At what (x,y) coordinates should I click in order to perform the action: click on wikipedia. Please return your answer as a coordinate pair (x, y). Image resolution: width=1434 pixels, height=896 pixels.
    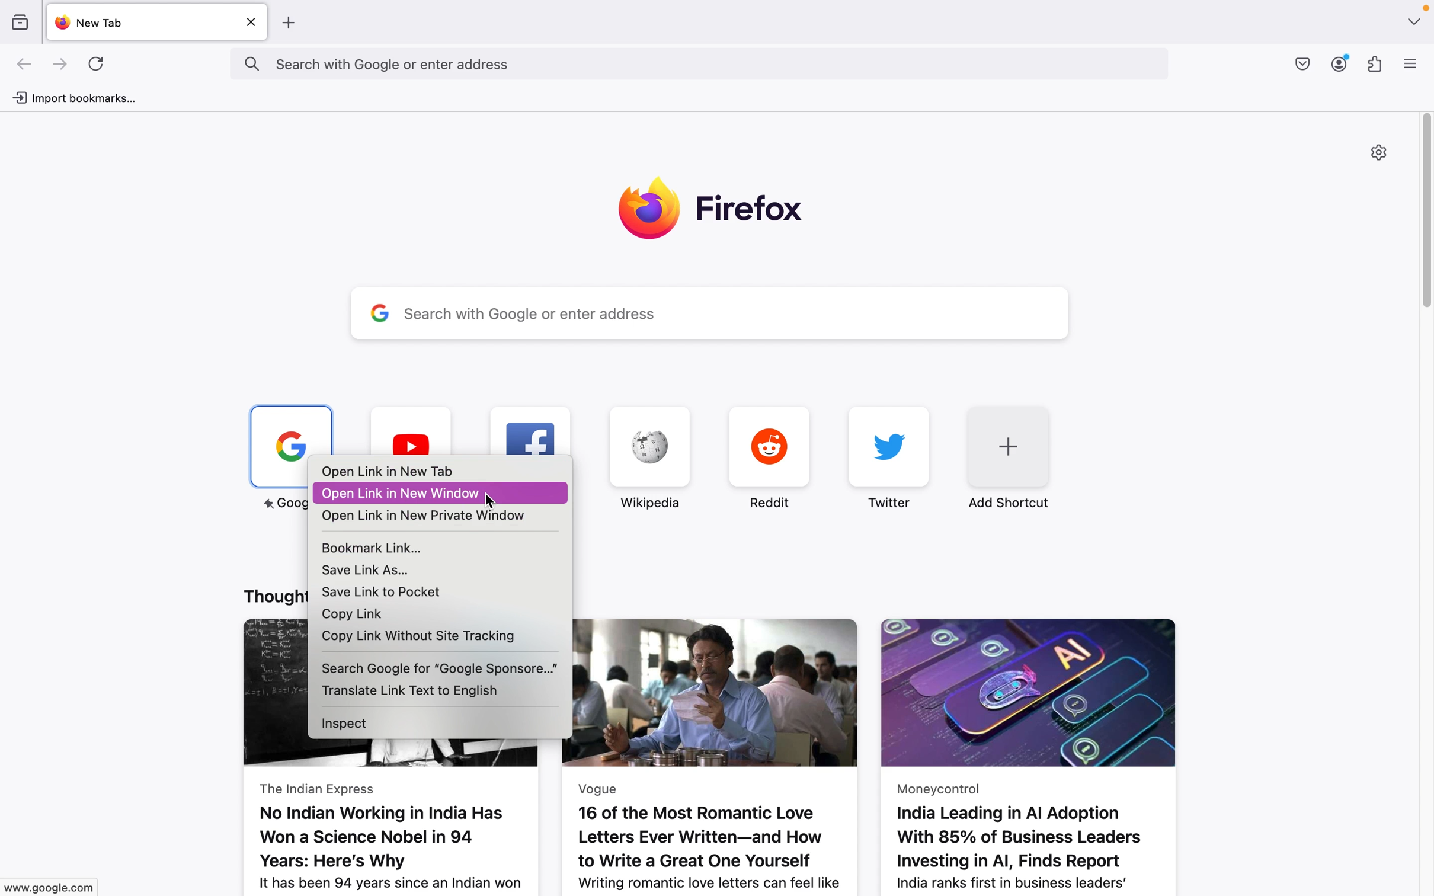
    Looking at the image, I should click on (641, 457).